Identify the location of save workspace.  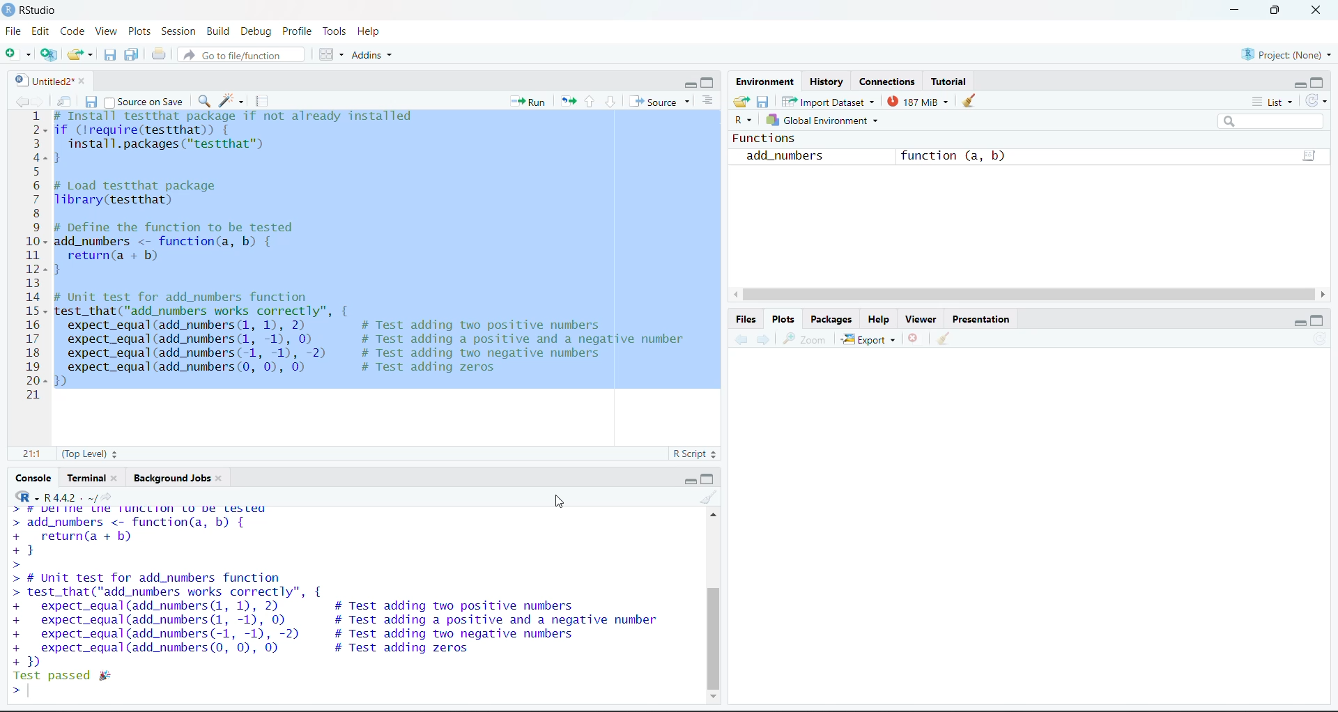
(764, 102).